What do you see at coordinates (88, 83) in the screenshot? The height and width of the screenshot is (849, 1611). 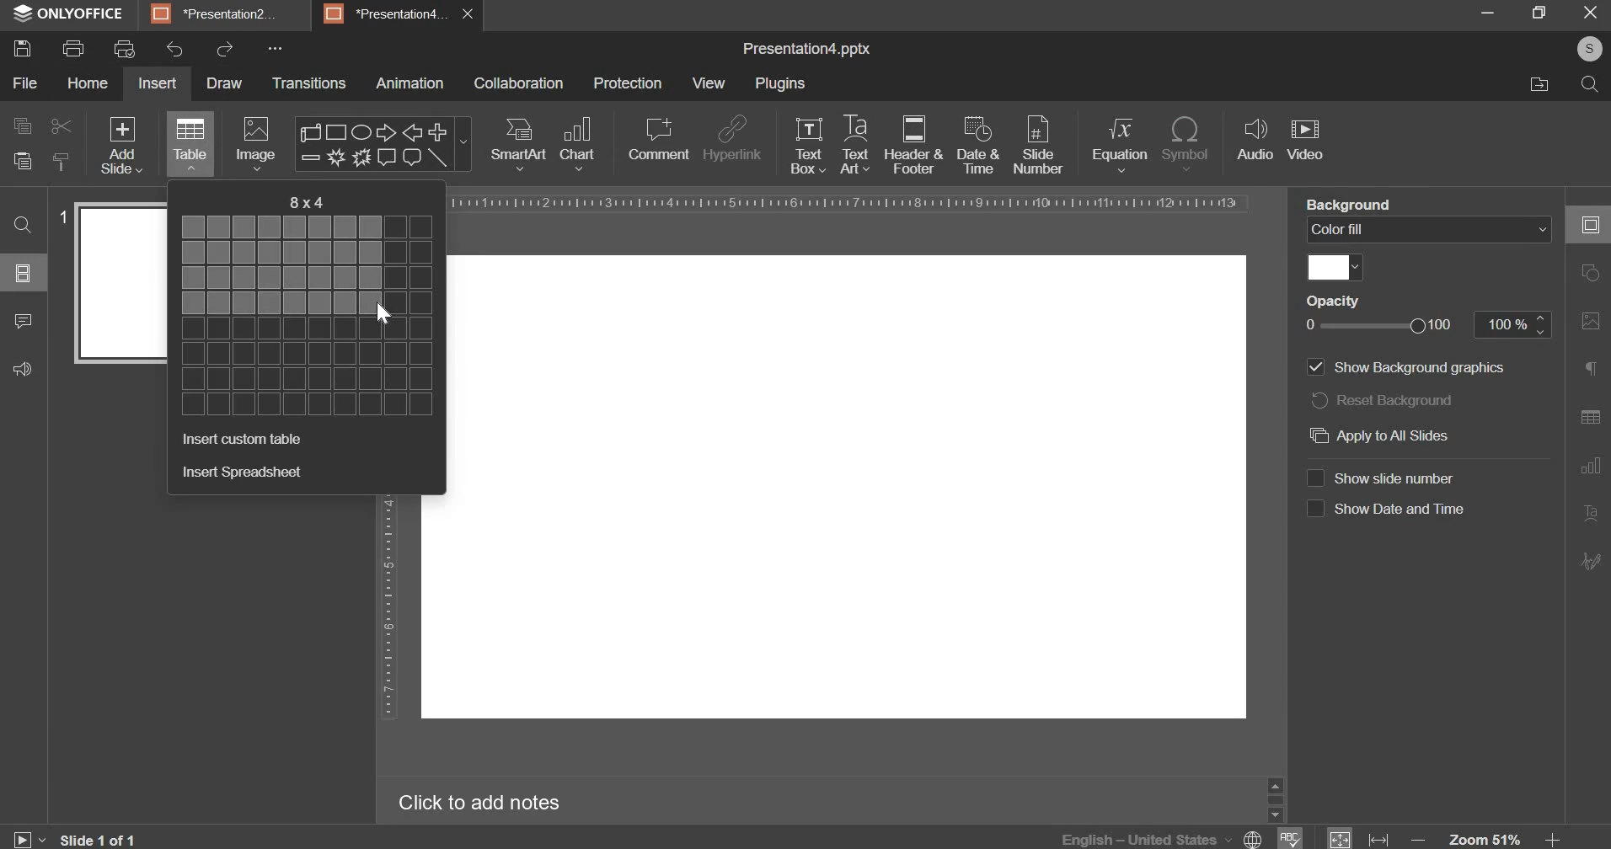 I see `home` at bounding box center [88, 83].